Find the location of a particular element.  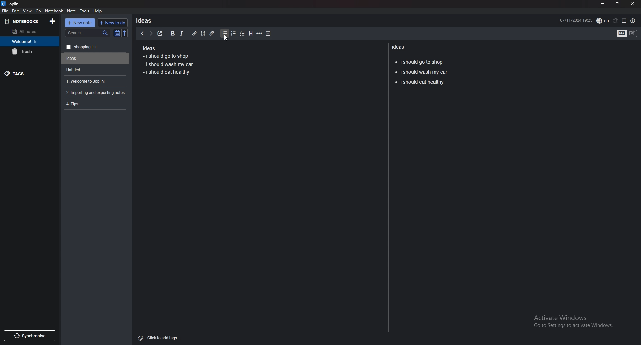

all notes is located at coordinates (28, 31).